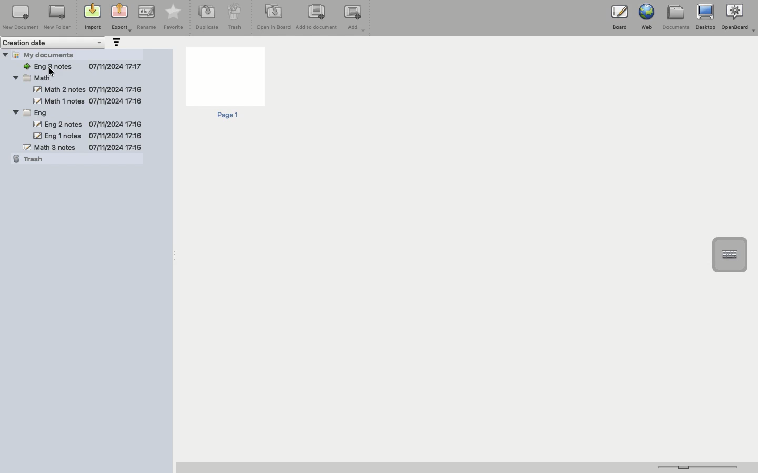 Image resolution: width=758 pixels, height=473 pixels. Describe the element at coordinates (225, 84) in the screenshot. I see `Page 1` at that location.